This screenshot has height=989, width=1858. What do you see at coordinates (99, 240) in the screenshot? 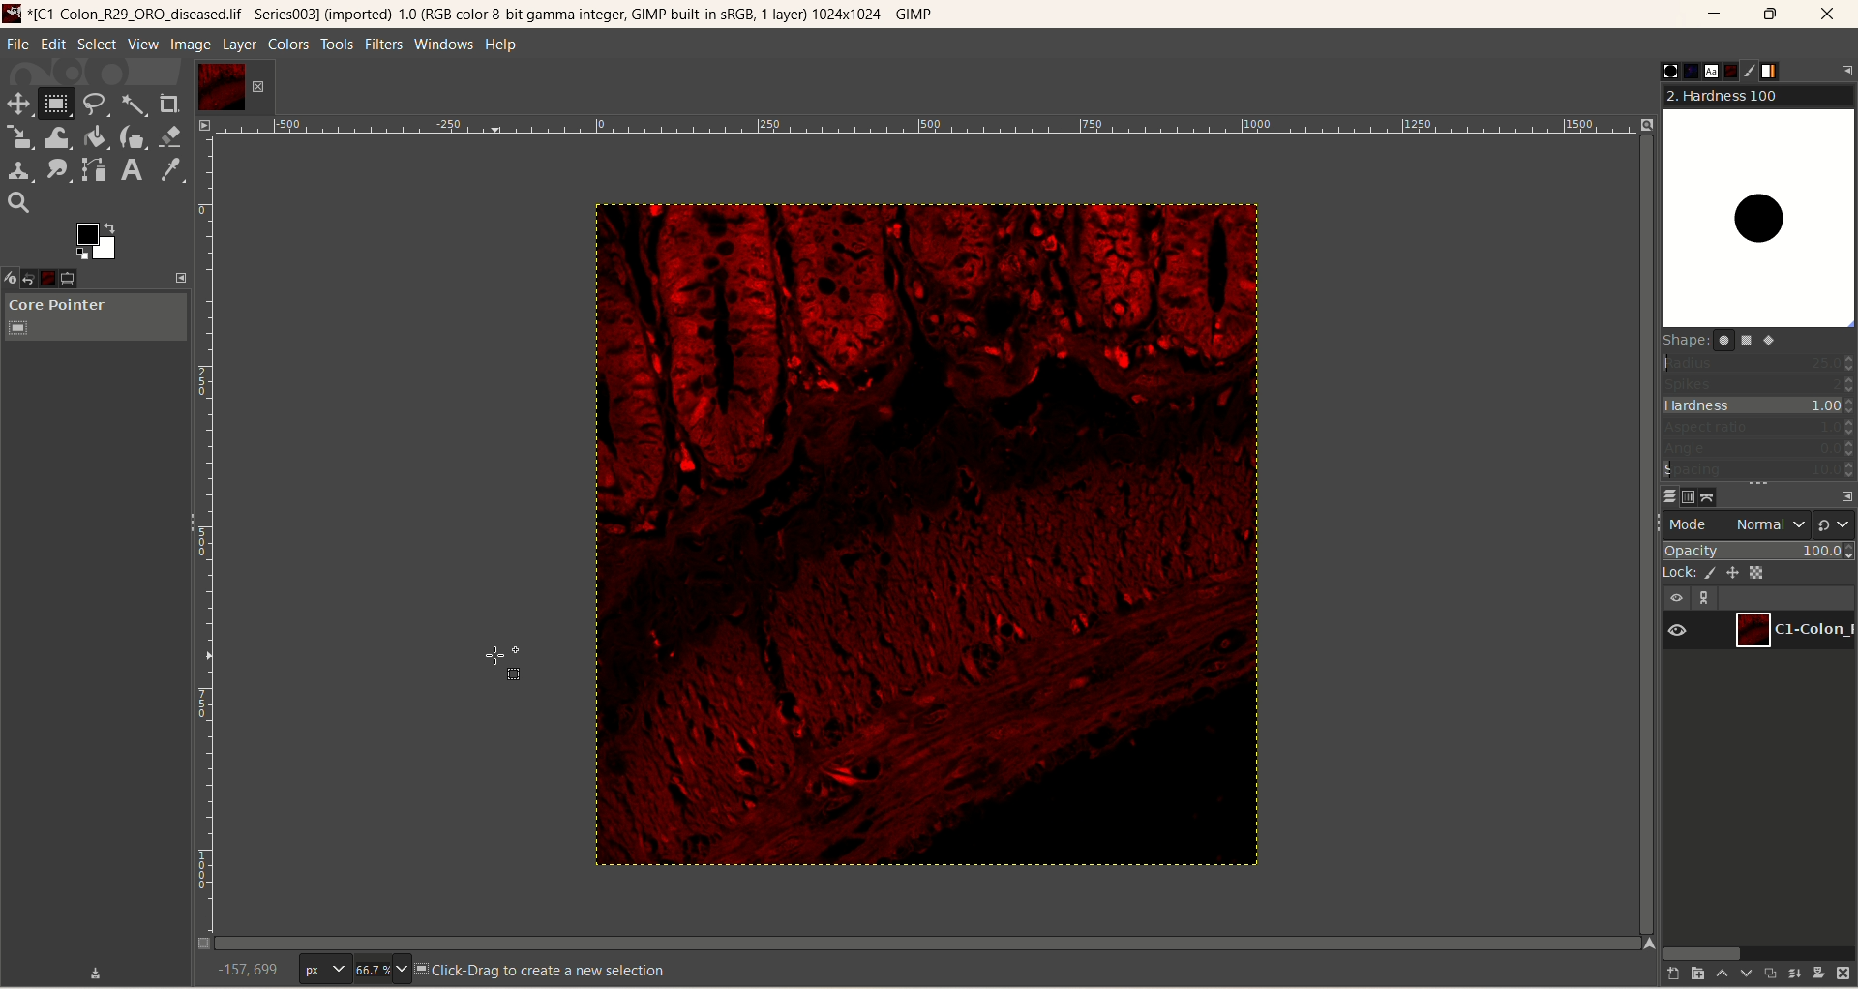
I see `active foreground` at bounding box center [99, 240].